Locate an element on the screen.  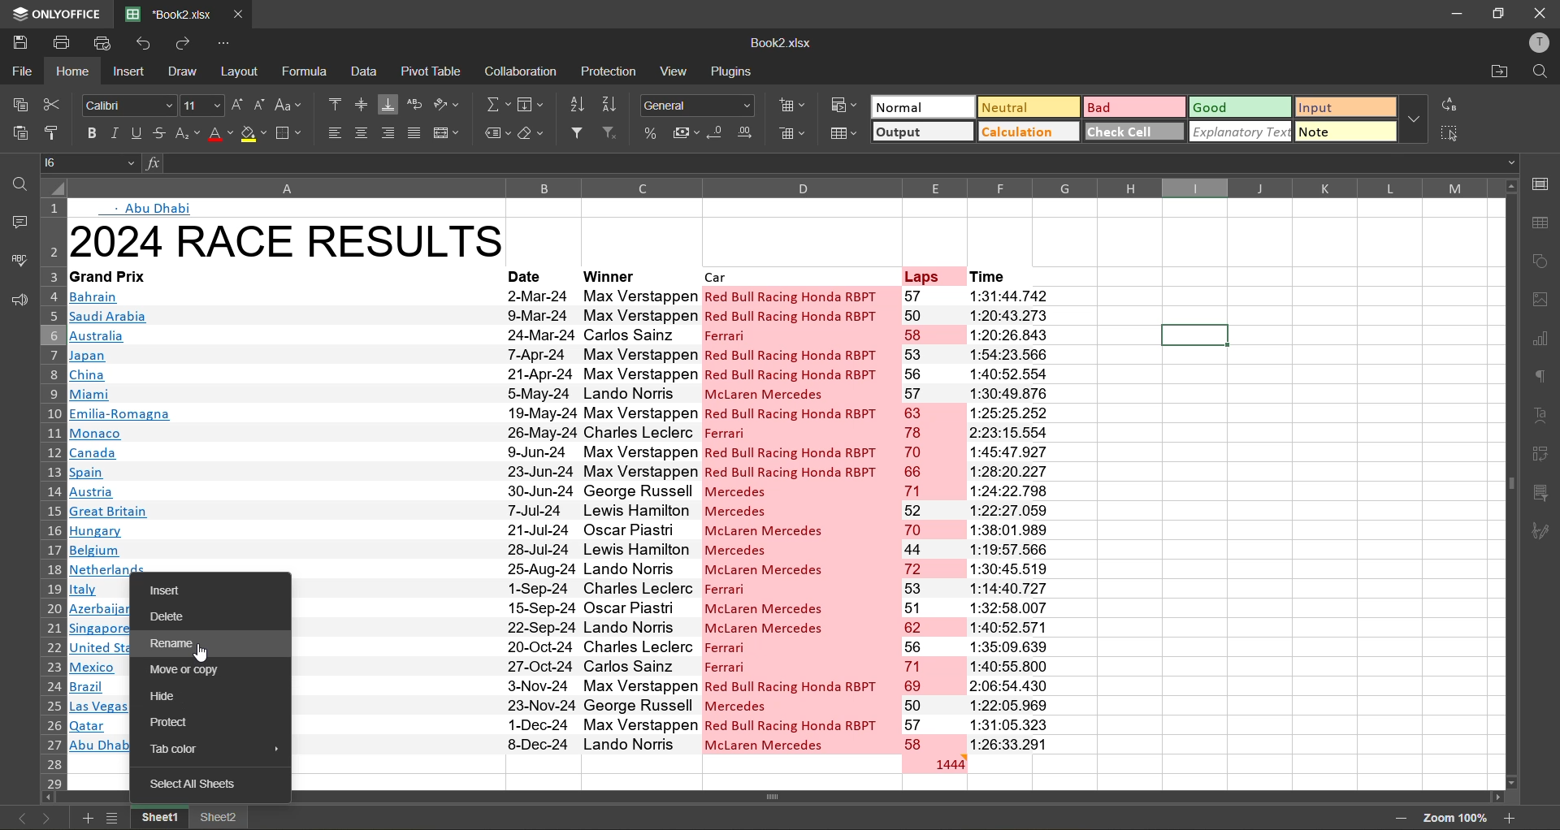
hide is located at coordinates (175, 694).